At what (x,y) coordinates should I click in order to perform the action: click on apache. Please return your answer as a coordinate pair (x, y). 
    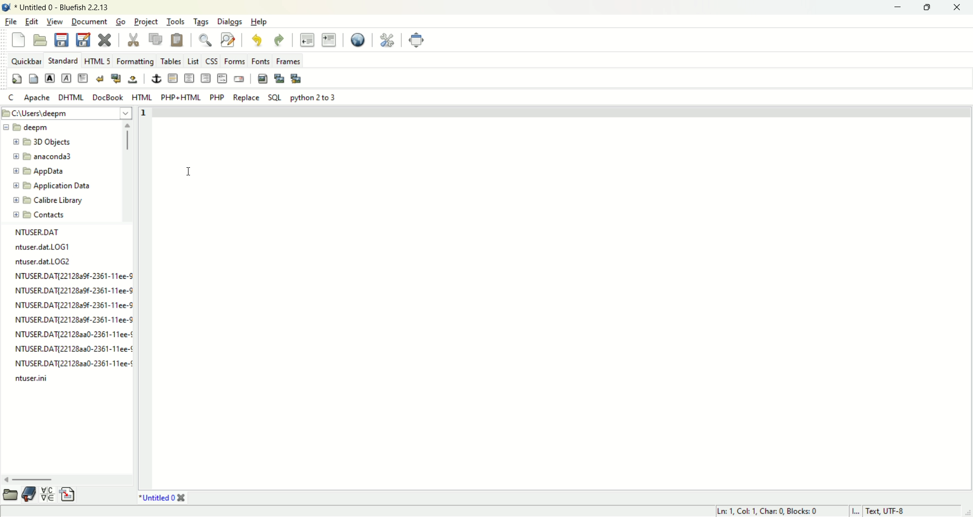
    Looking at the image, I should click on (38, 98).